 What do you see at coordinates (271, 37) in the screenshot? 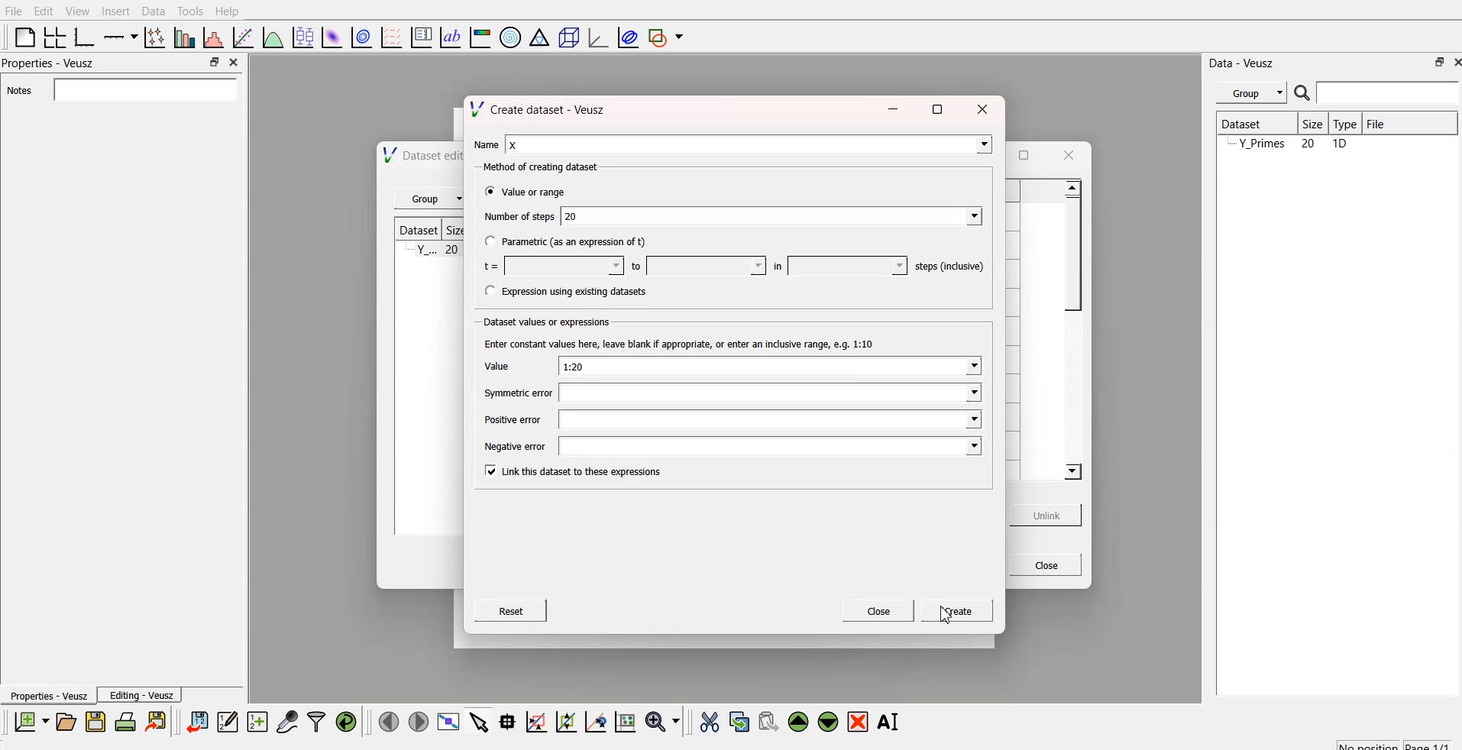
I see `plot function` at bounding box center [271, 37].